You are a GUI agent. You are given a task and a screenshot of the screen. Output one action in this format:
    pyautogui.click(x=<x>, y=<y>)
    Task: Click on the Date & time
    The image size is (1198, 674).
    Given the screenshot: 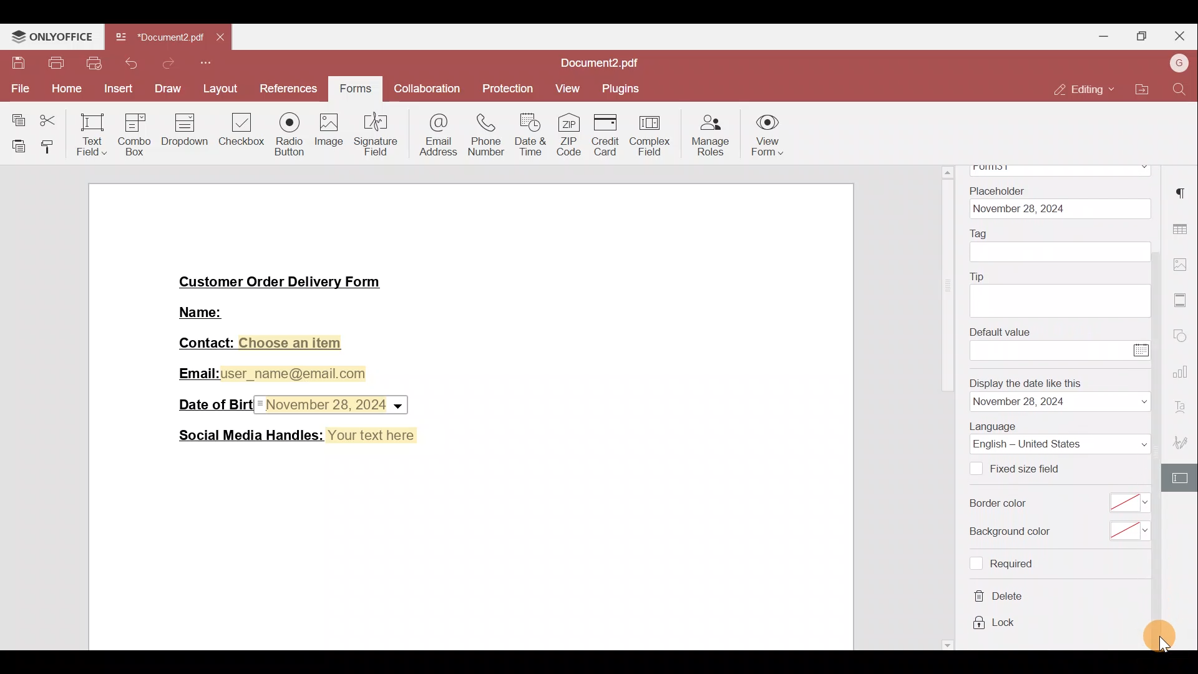 What is the action you would take?
    pyautogui.click(x=531, y=135)
    